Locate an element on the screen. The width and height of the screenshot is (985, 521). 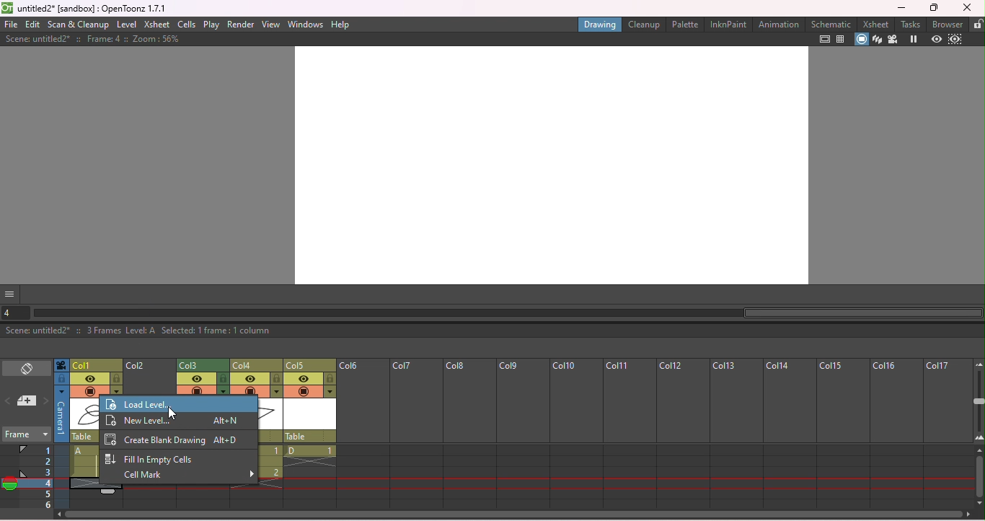
Preview is located at coordinates (936, 40).